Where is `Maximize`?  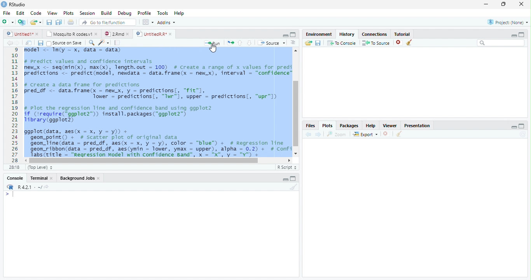 Maximize is located at coordinates (521, 126).